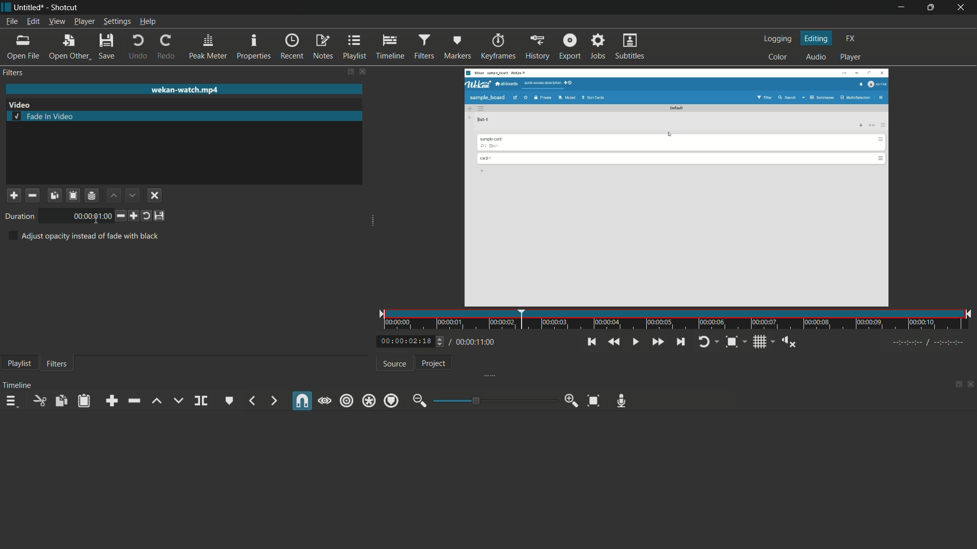 Image resolution: width=977 pixels, height=549 pixels. What do you see at coordinates (155, 196) in the screenshot?
I see `deselect the filter` at bounding box center [155, 196].